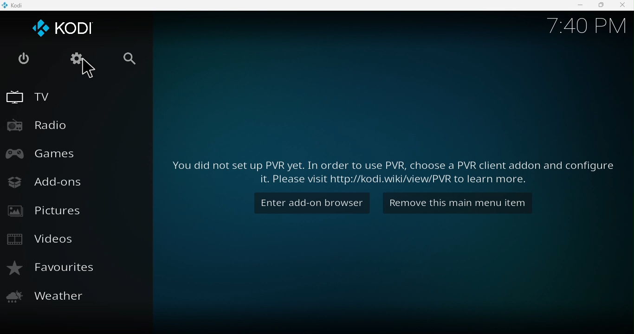 This screenshot has width=634, height=334. I want to click on Time, so click(585, 23).